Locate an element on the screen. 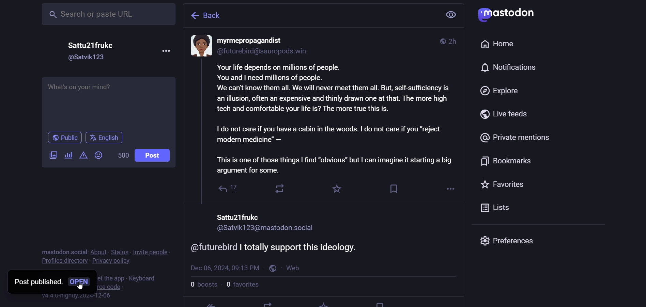  invite people is located at coordinates (153, 252).